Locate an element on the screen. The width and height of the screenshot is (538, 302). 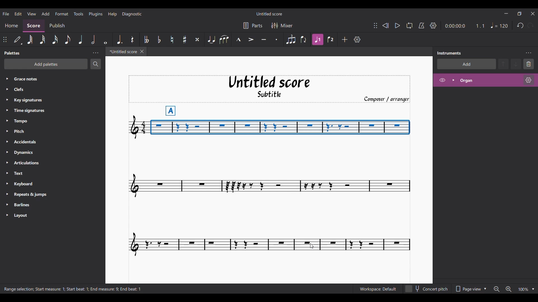
Ratio and duration of current note in score is located at coordinates (465, 26).